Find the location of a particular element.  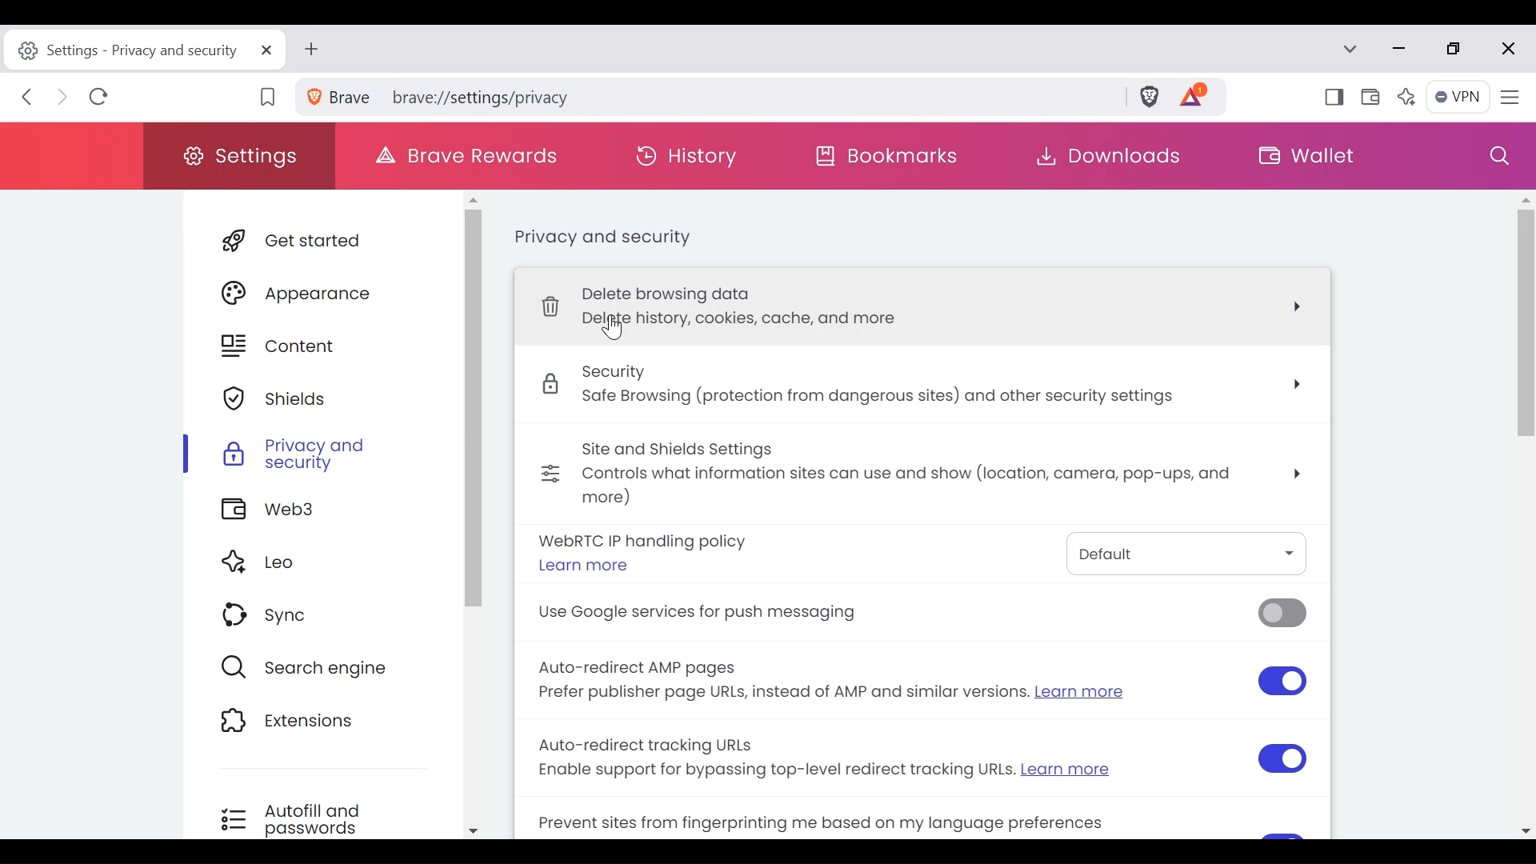

delete browsing data delete history, cookies, cache and more is located at coordinates (933, 306).